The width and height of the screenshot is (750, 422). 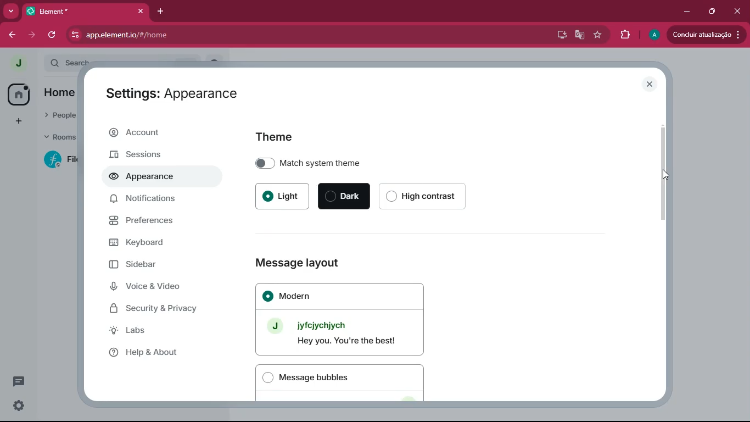 I want to click on message bubbles, so click(x=340, y=381).